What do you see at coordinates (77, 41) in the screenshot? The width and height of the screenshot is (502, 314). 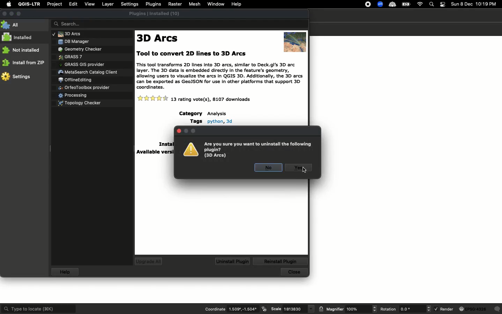 I see `Plugins` at bounding box center [77, 41].